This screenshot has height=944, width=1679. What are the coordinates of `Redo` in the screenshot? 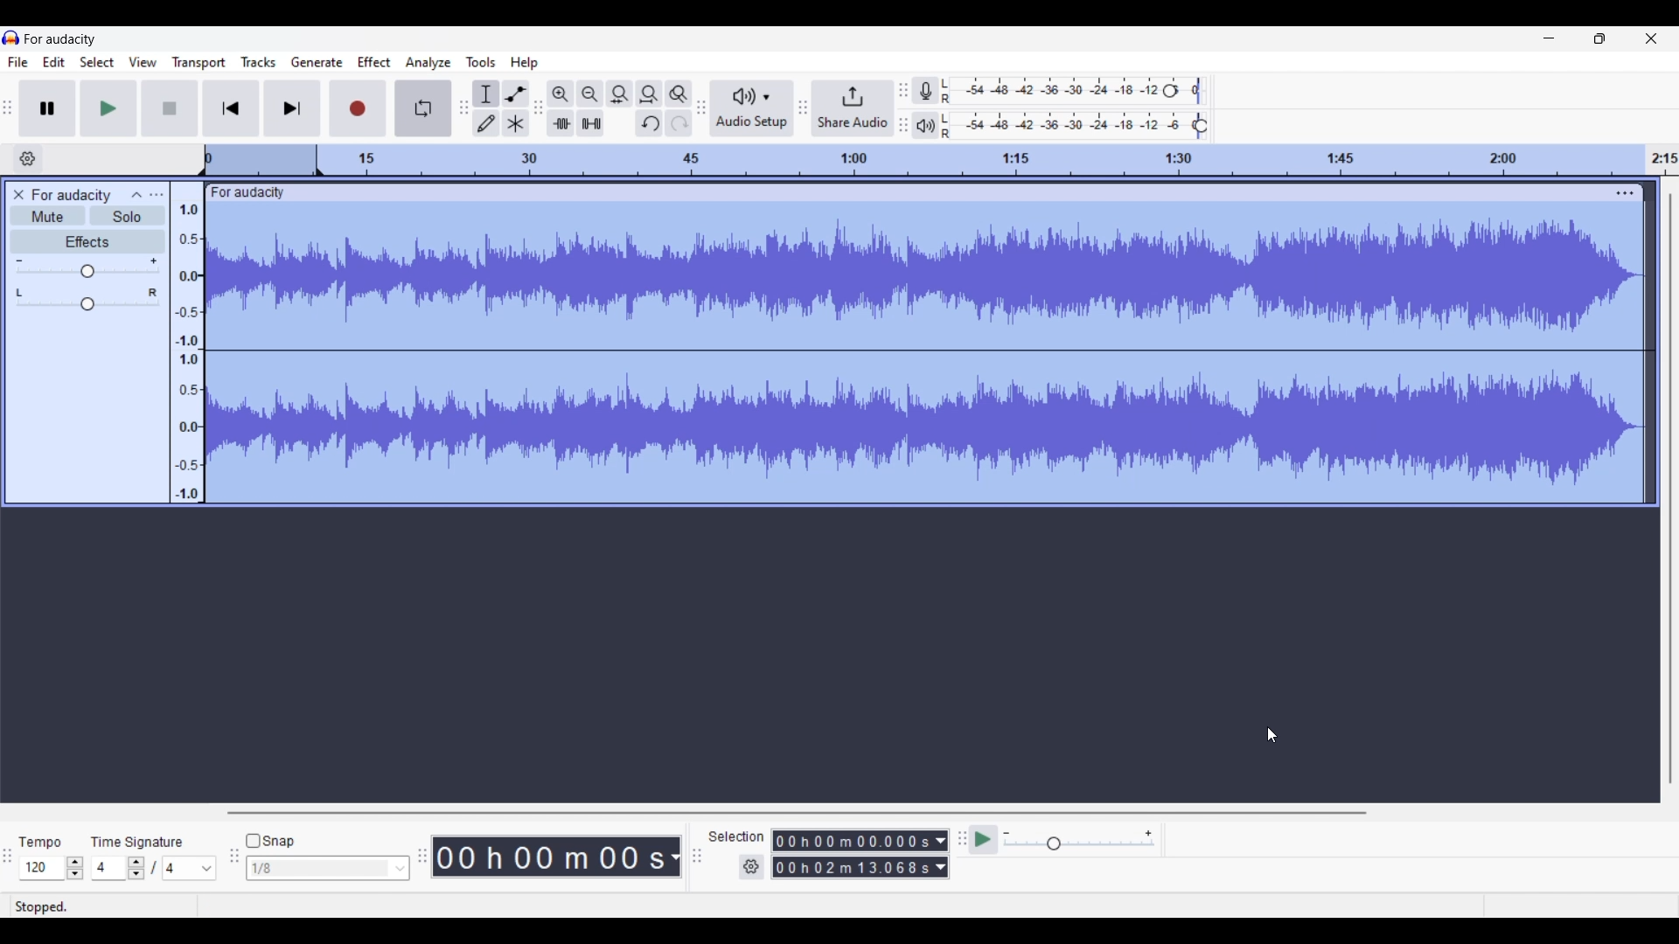 It's located at (679, 122).